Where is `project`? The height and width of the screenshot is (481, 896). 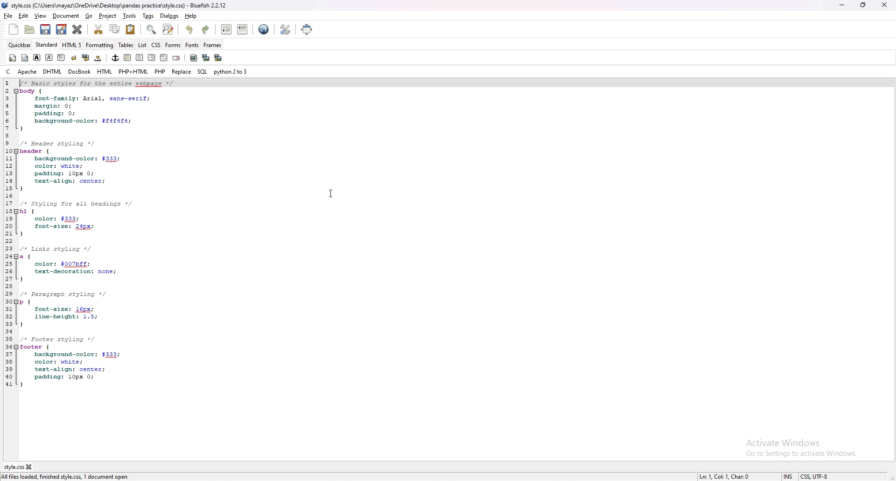 project is located at coordinates (107, 16).